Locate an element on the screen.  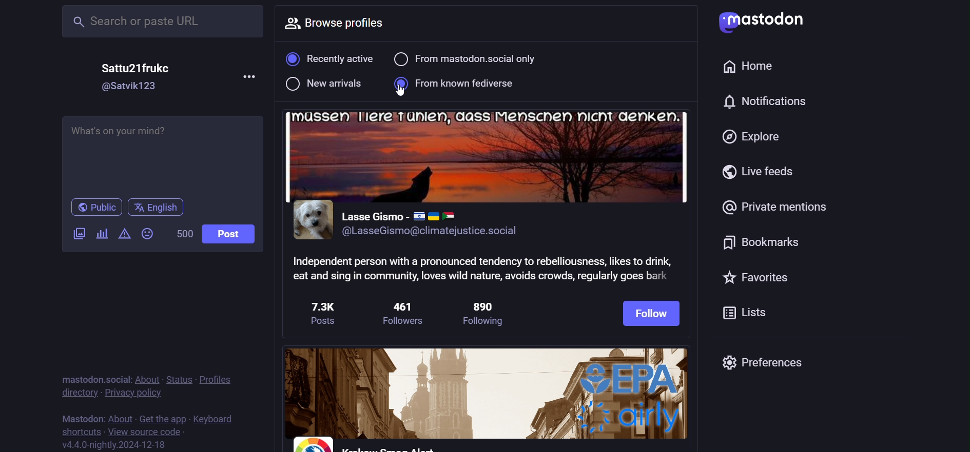
public is located at coordinates (98, 208).